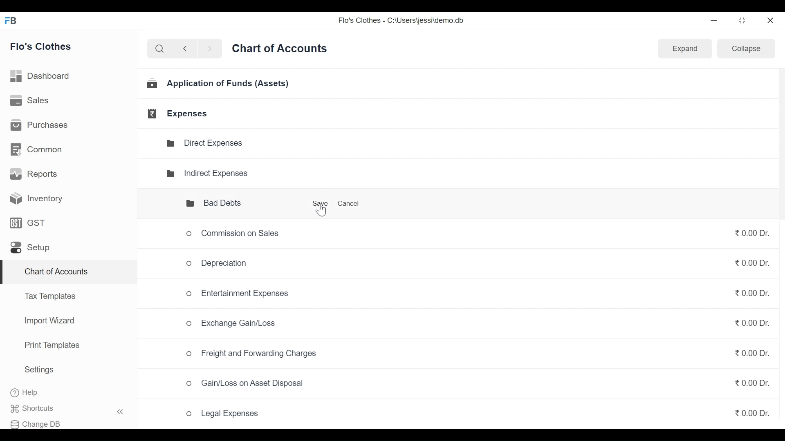 This screenshot has width=785, height=441. I want to click on Save, so click(317, 204).